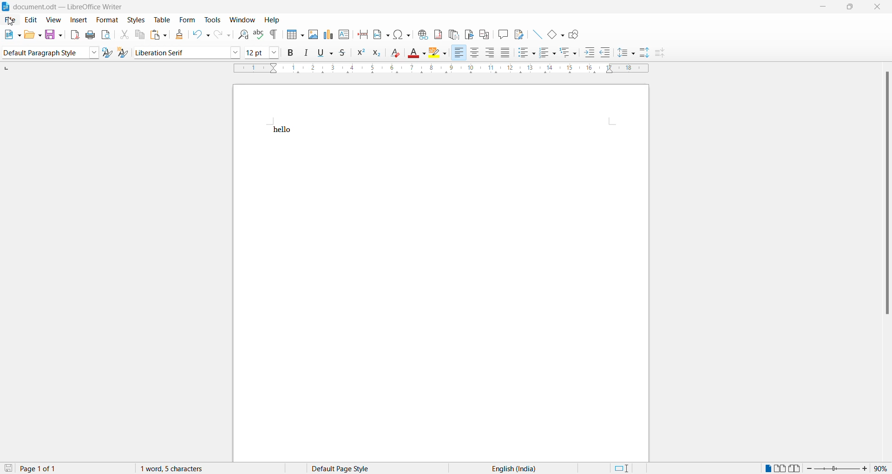 The height and width of the screenshot is (474, 892). What do you see at coordinates (186, 19) in the screenshot?
I see `form` at bounding box center [186, 19].